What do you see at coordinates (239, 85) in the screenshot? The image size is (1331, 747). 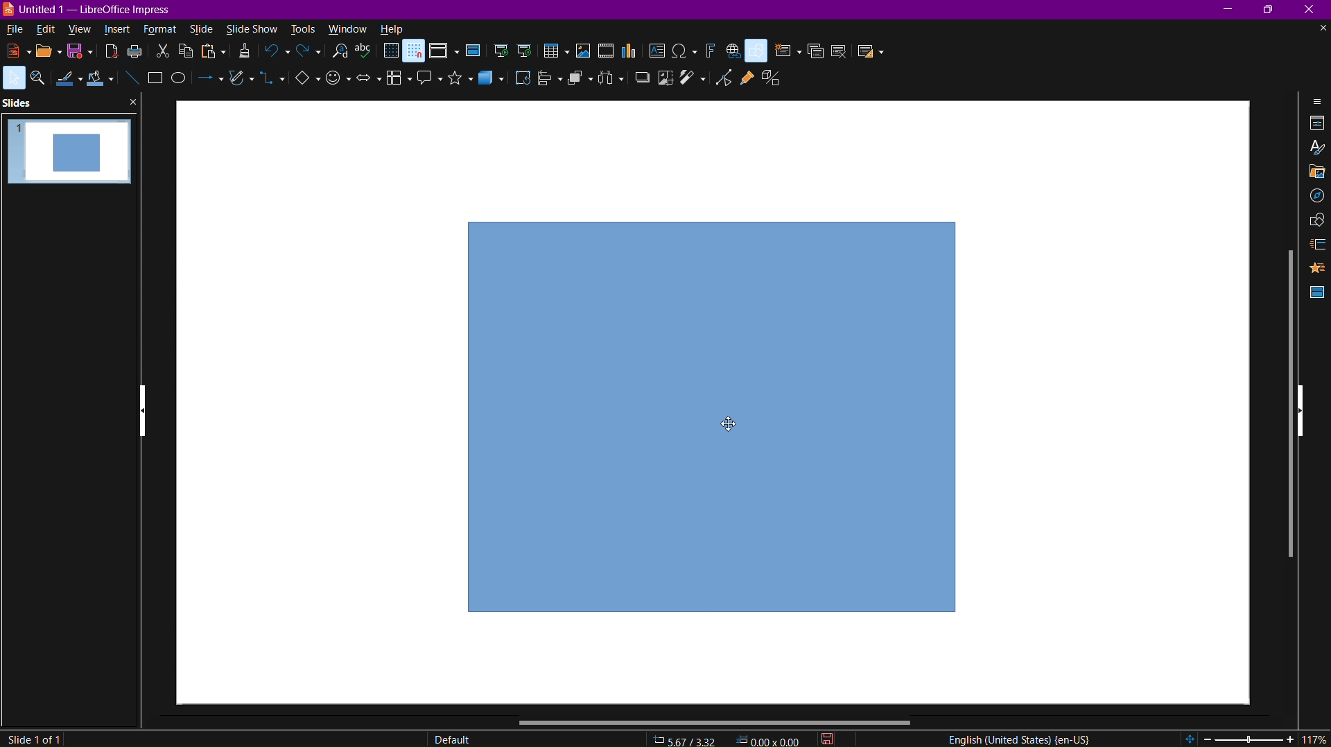 I see `Curves and Polygons` at bounding box center [239, 85].